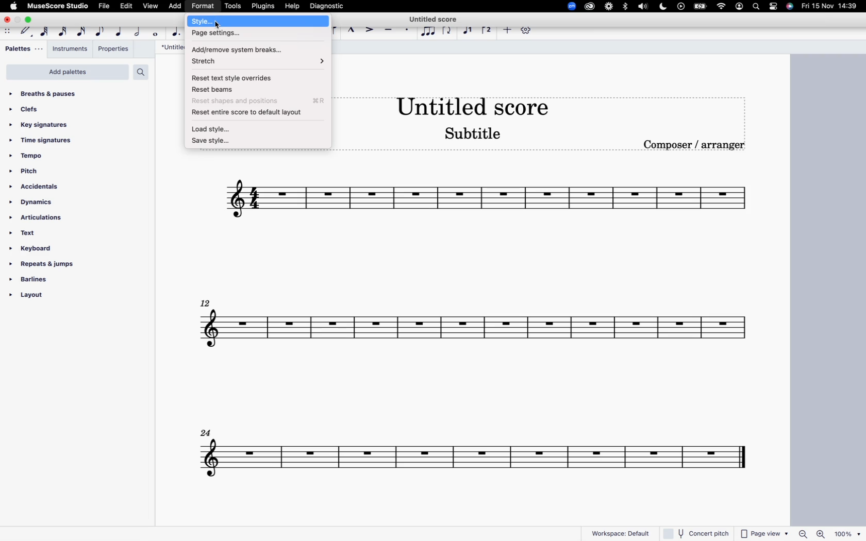  I want to click on edit, so click(127, 7).